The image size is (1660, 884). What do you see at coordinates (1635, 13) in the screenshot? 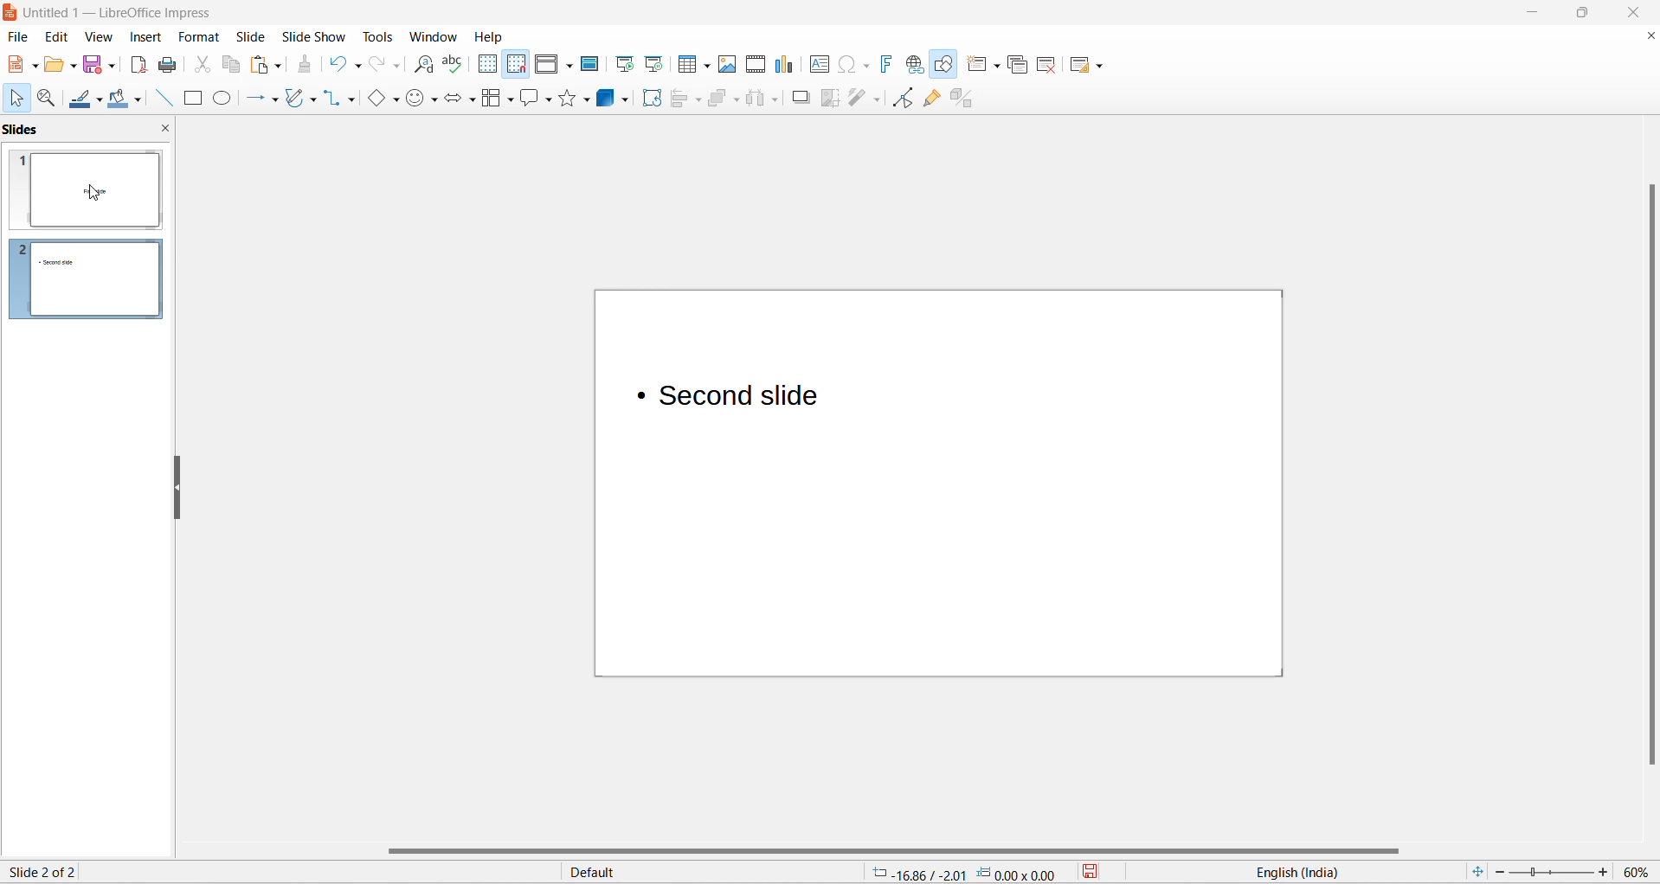
I see `close` at bounding box center [1635, 13].